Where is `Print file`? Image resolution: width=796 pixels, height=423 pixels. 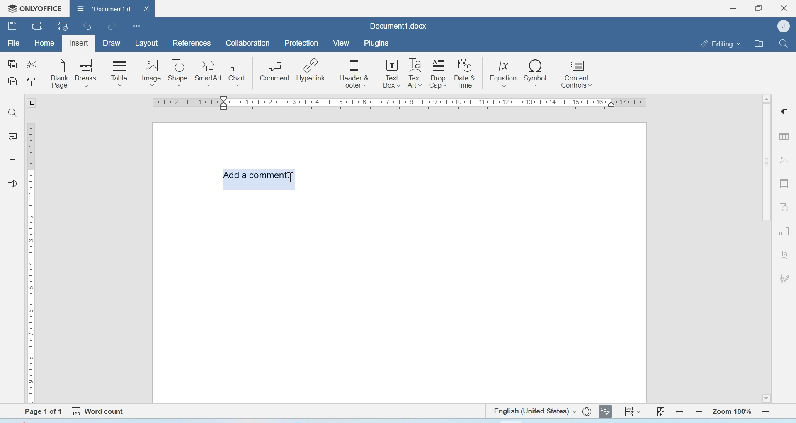
Print file is located at coordinates (39, 26).